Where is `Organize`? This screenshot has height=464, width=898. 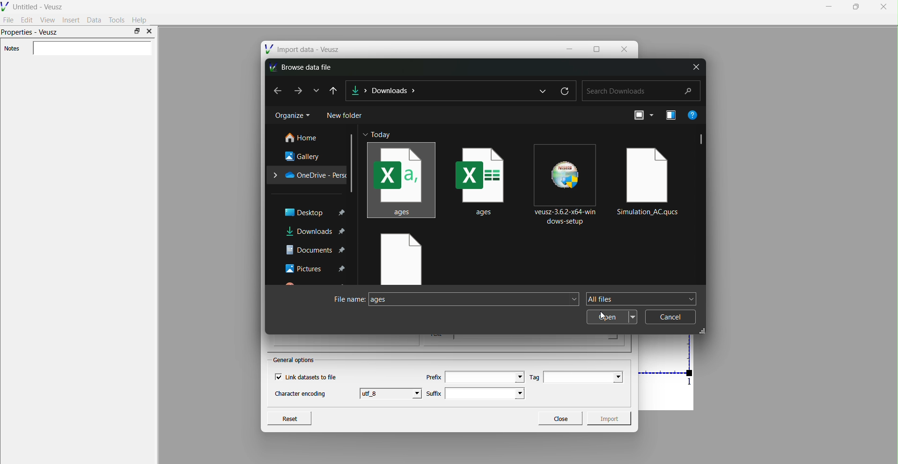 Organize is located at coordinates (292, 116).